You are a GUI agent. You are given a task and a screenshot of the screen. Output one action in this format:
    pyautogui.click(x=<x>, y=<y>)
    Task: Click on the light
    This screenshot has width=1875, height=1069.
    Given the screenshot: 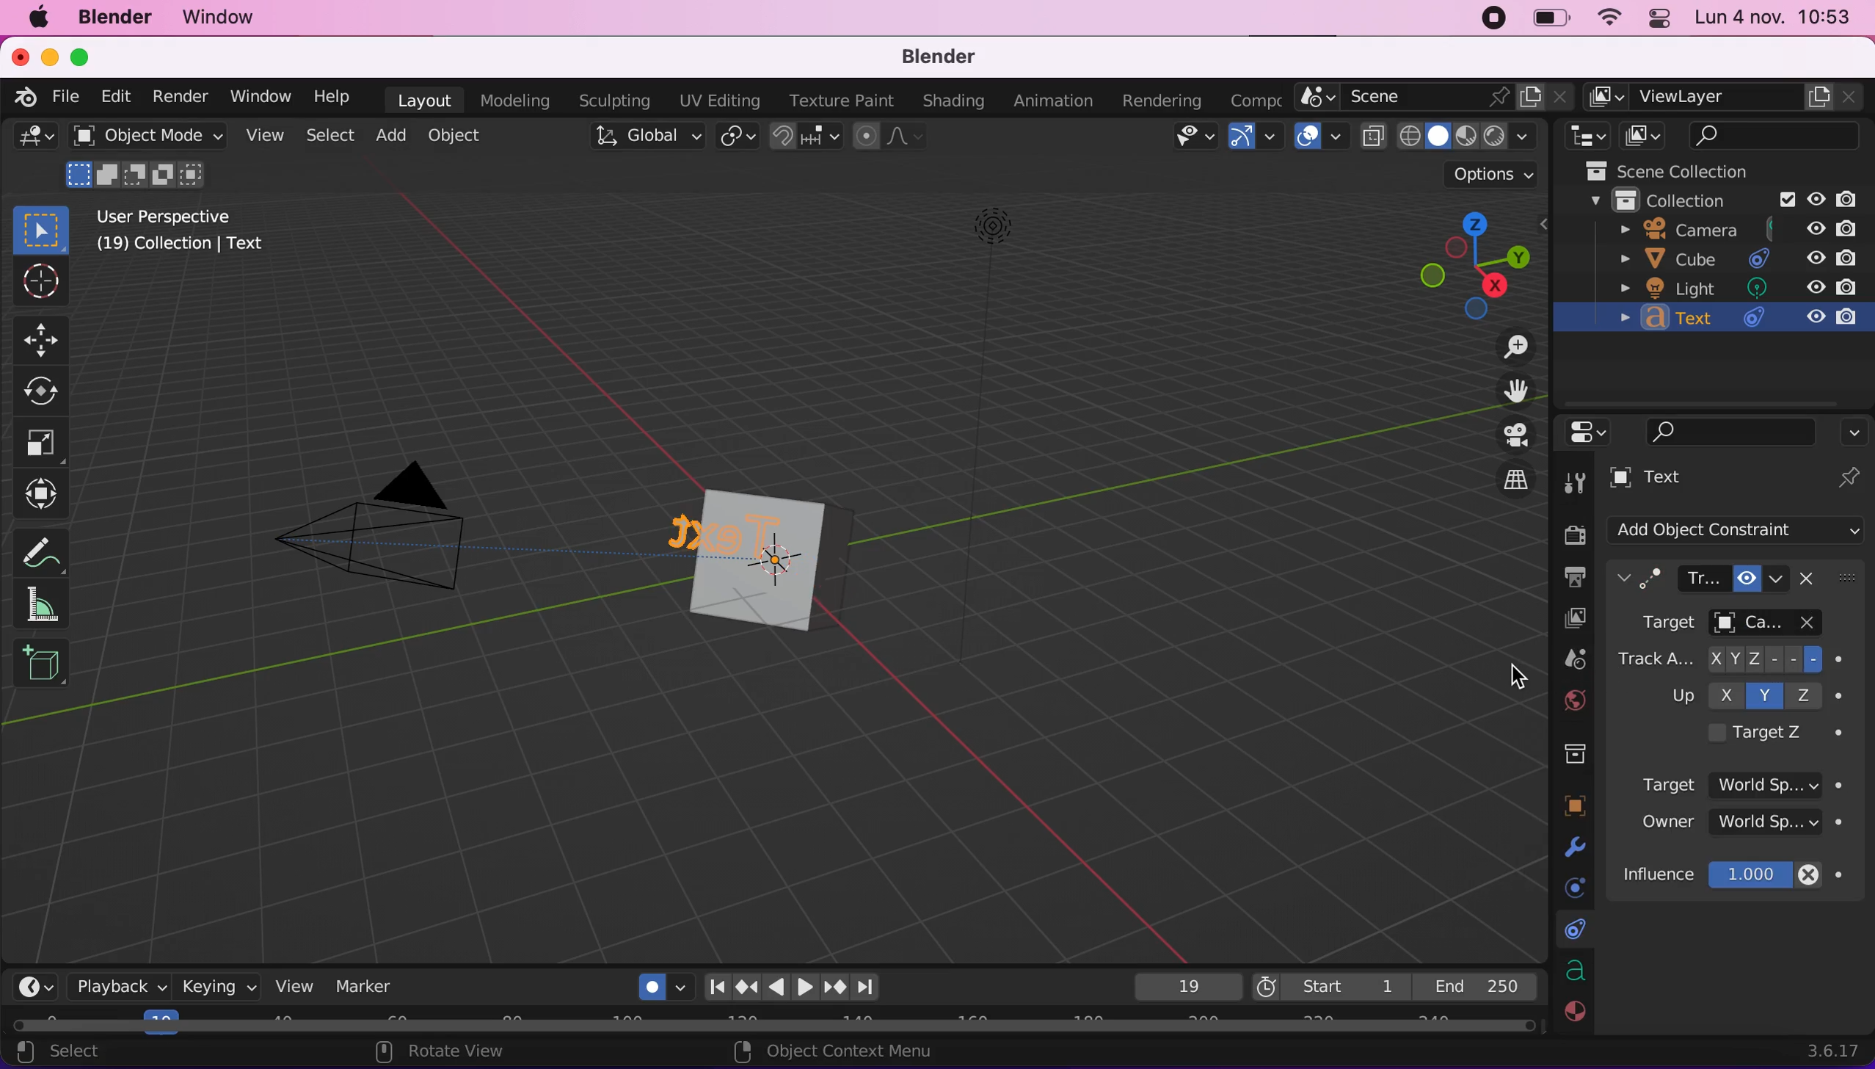 What is the action you would take?
    pyautogui.click(x=1741, y=288)
    